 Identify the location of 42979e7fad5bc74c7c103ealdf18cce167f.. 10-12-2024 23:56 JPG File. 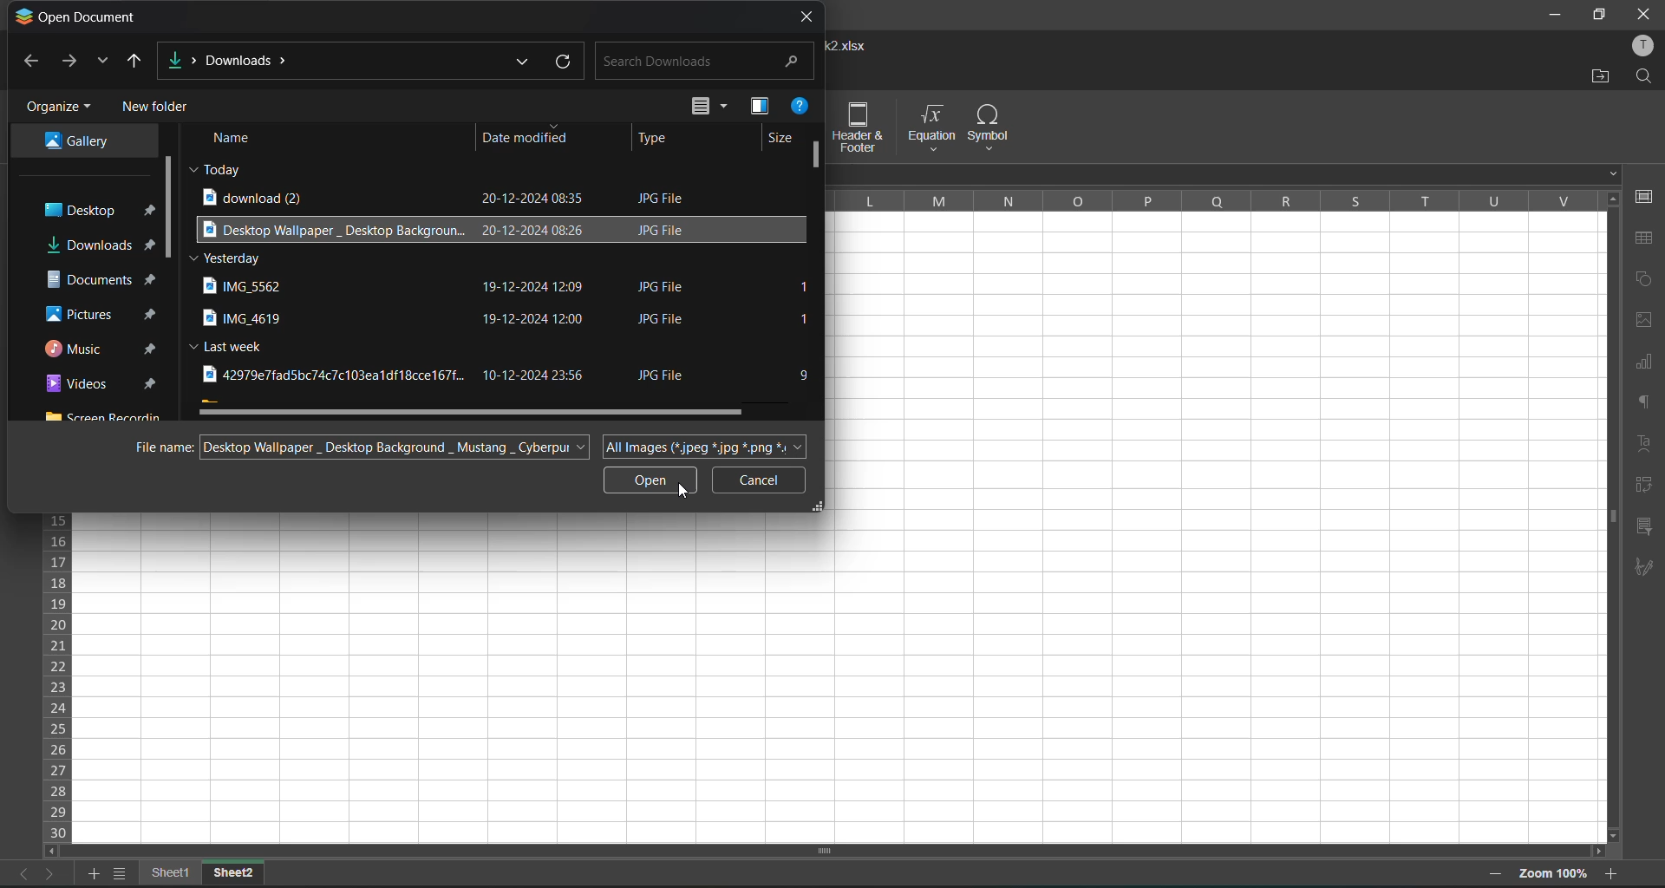
(454, 374).